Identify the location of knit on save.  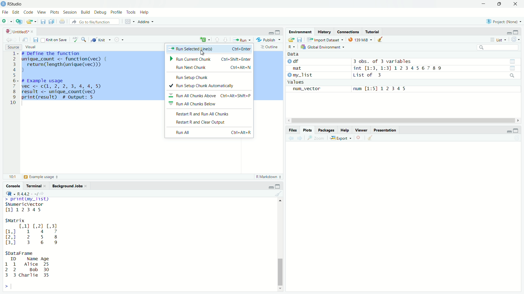
(55, 40).